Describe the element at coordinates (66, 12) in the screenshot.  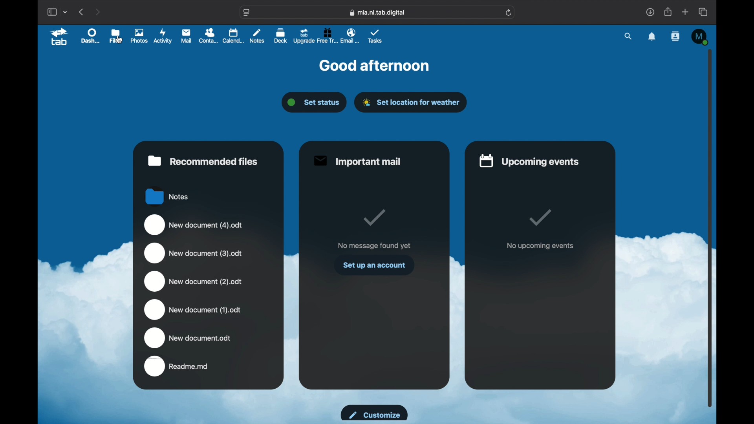
I see `tab group picker` at that location.